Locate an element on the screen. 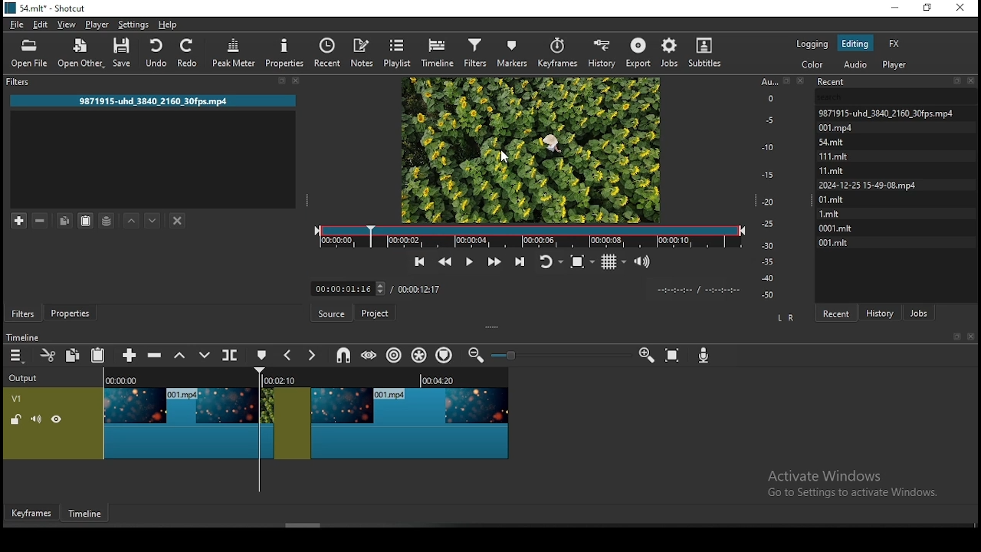  add filter is located at coordinates (19, 220).